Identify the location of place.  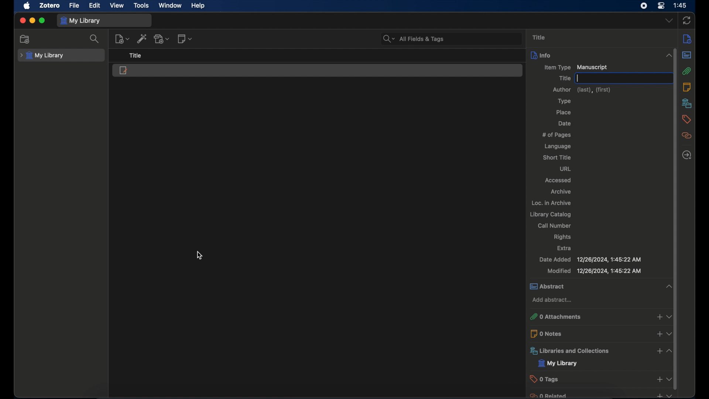
(564, 112).